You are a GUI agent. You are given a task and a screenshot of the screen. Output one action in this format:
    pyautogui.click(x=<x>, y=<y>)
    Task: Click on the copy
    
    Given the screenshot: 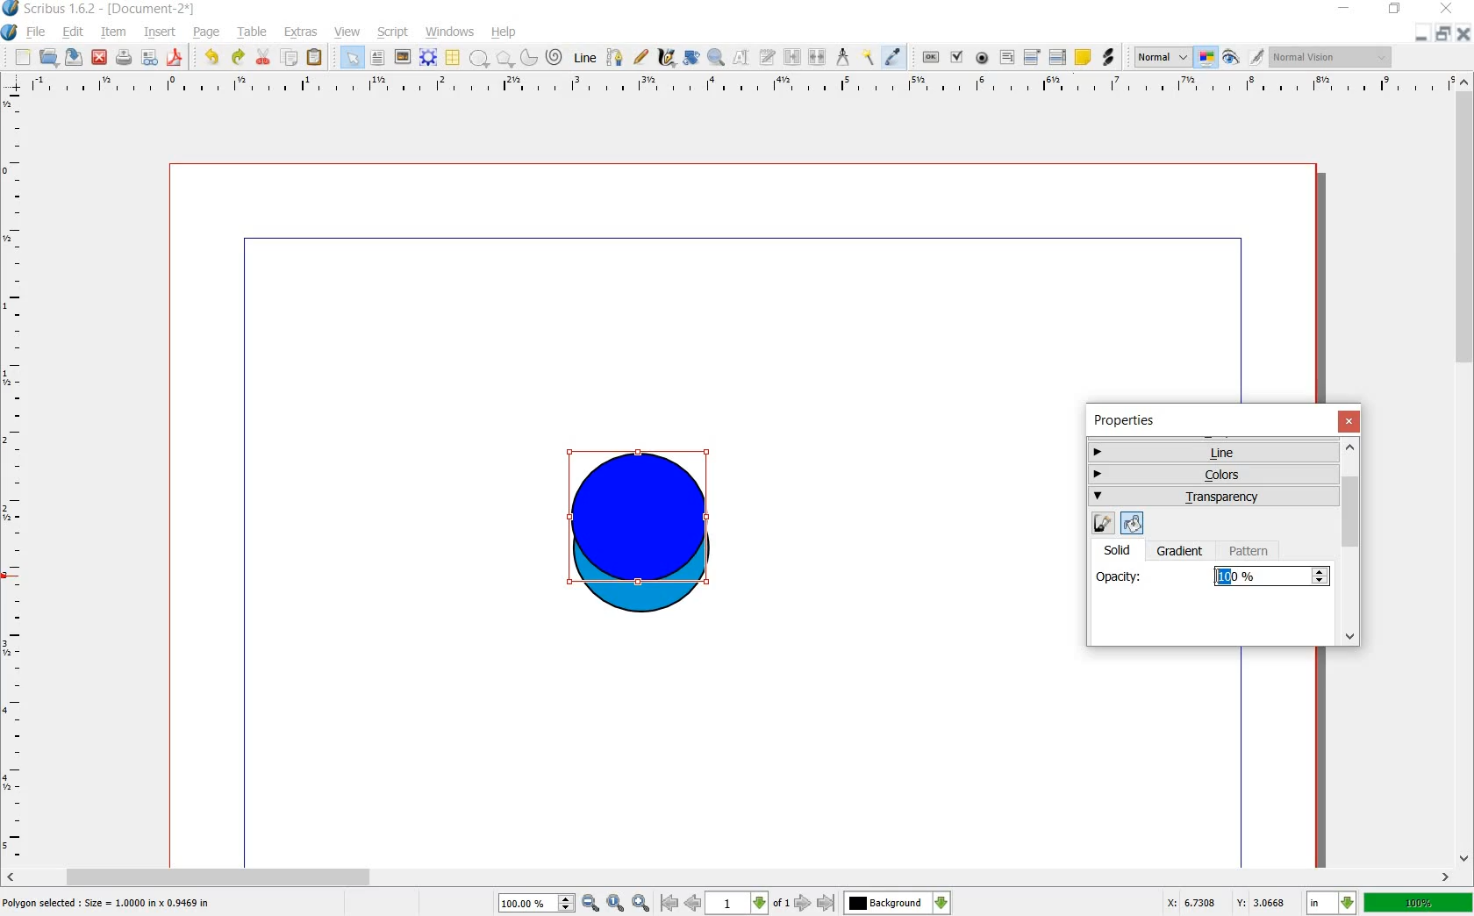 What is the action you would take?
    pyautogui.click(x=291, y=58)
    